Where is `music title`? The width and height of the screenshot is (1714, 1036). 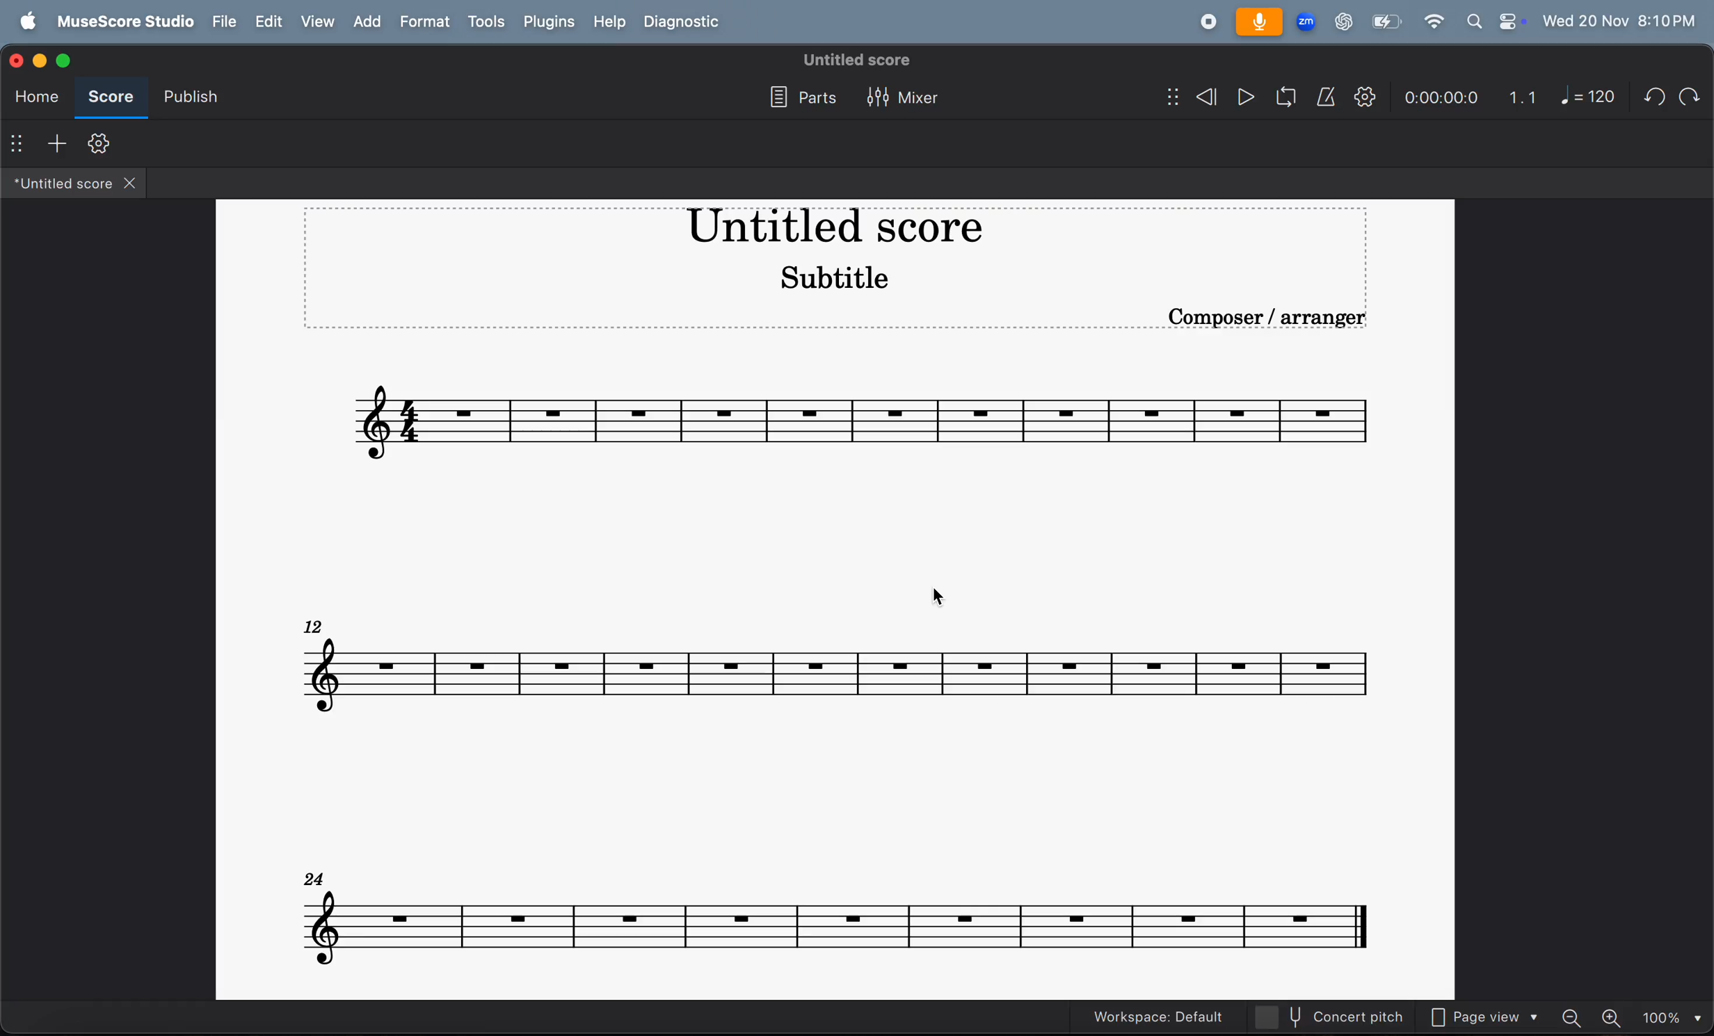 music title is located at coordinates (824, 229).